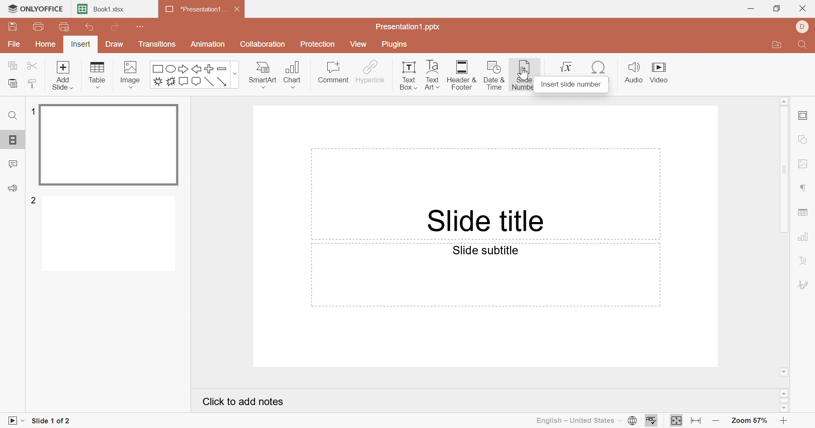 This screenshot has width=815, height=428. What do you see at coordinates (634, 73) in the screenshot?
I see `Audio` at bounding box center [634, 73].